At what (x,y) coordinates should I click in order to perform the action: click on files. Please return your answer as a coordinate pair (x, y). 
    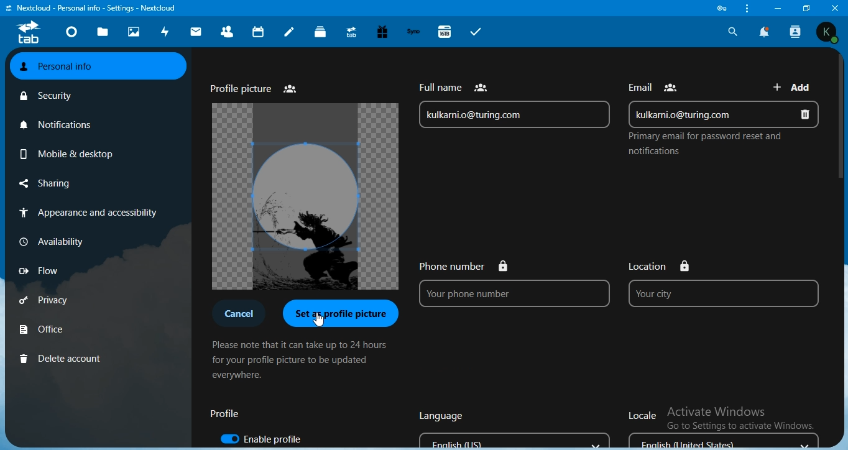
    Looking at the image, I should click on (103, 34).